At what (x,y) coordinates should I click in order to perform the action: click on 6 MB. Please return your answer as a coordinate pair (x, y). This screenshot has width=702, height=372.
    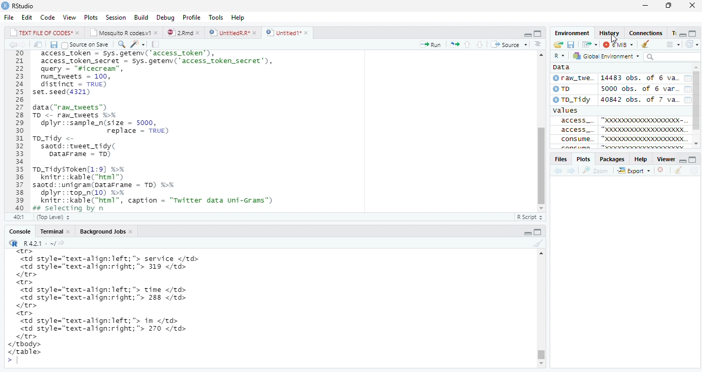
    Looking at the image, I should click on (617, 44).